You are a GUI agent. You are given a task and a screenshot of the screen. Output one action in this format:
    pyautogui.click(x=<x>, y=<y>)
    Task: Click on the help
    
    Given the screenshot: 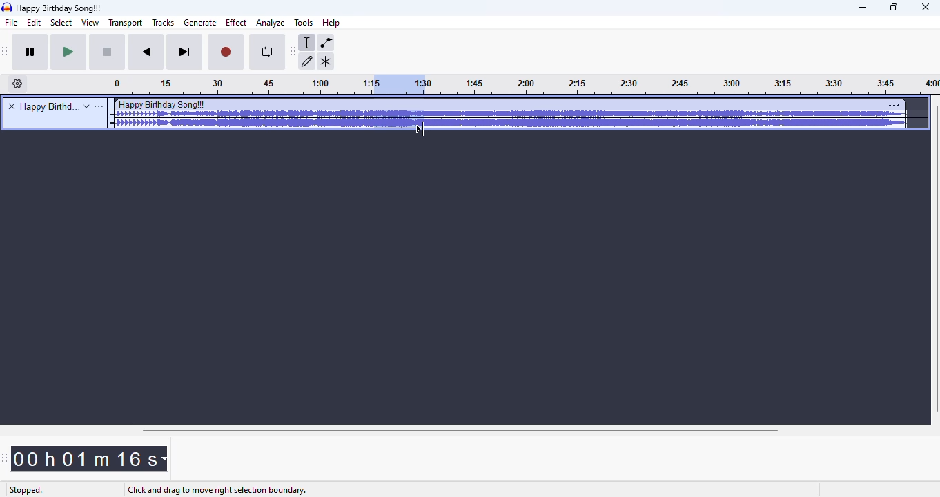 What is the action you would take?
    pyautogui.click(x=332, y=22)
    